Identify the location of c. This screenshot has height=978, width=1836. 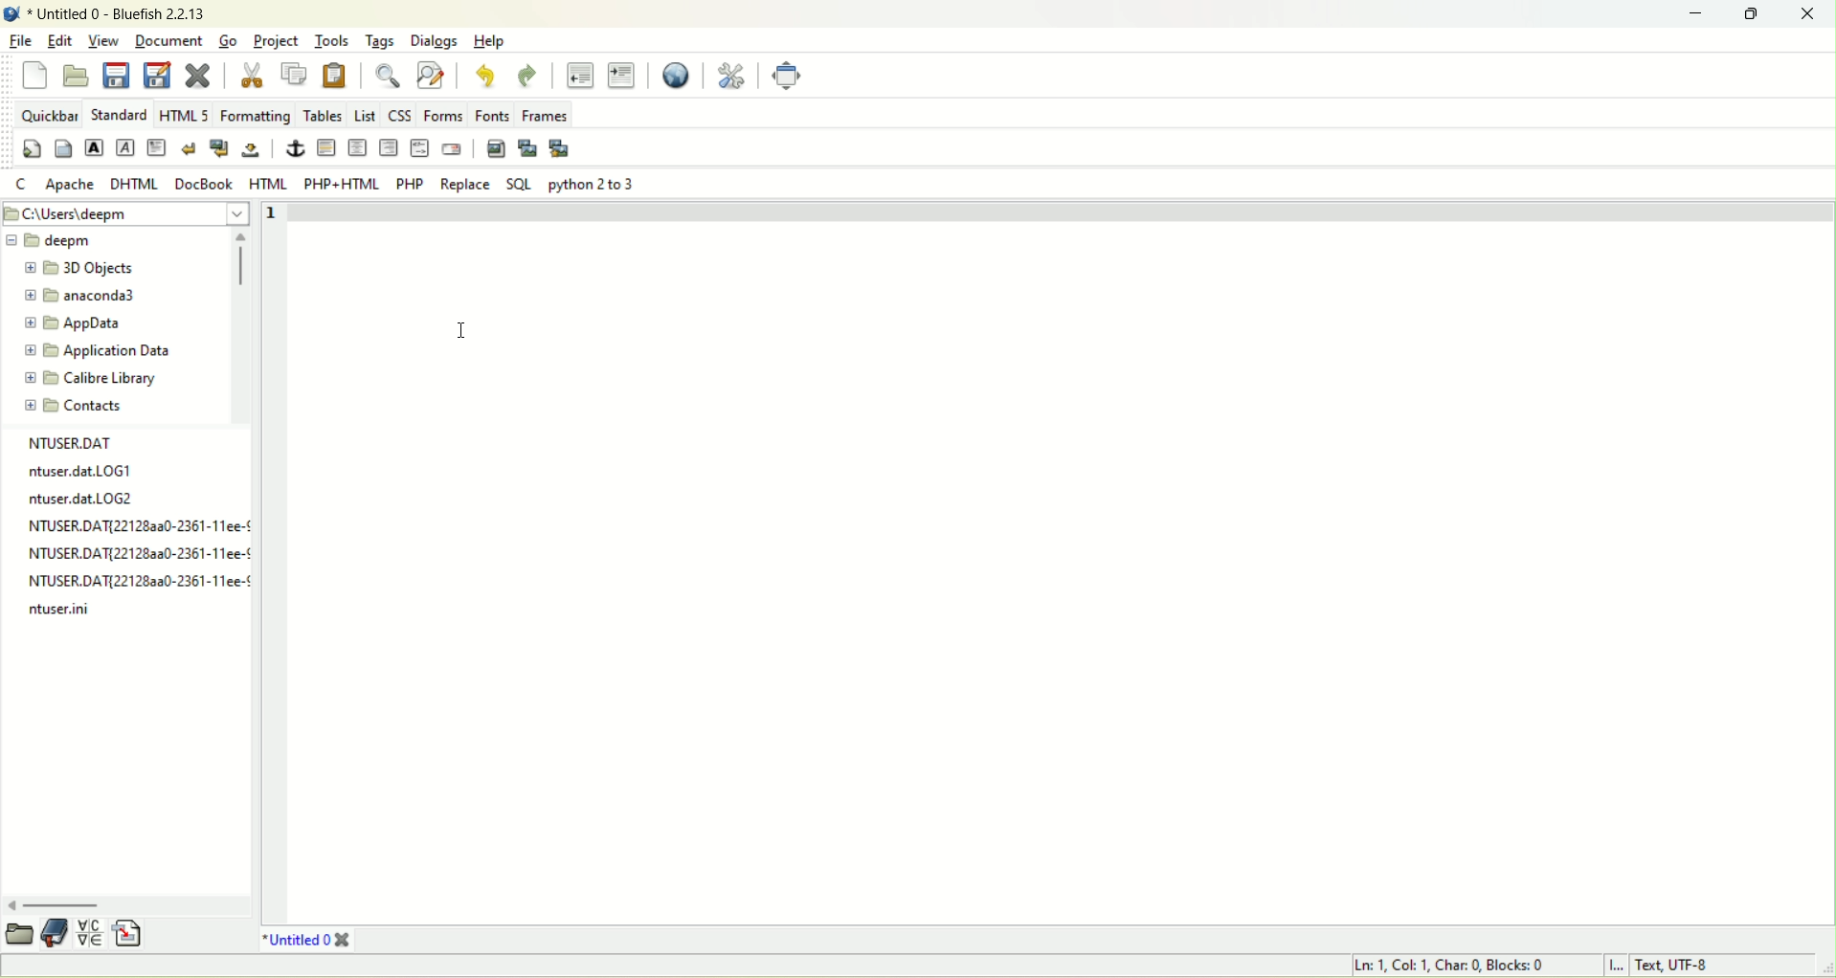
(23, 184).